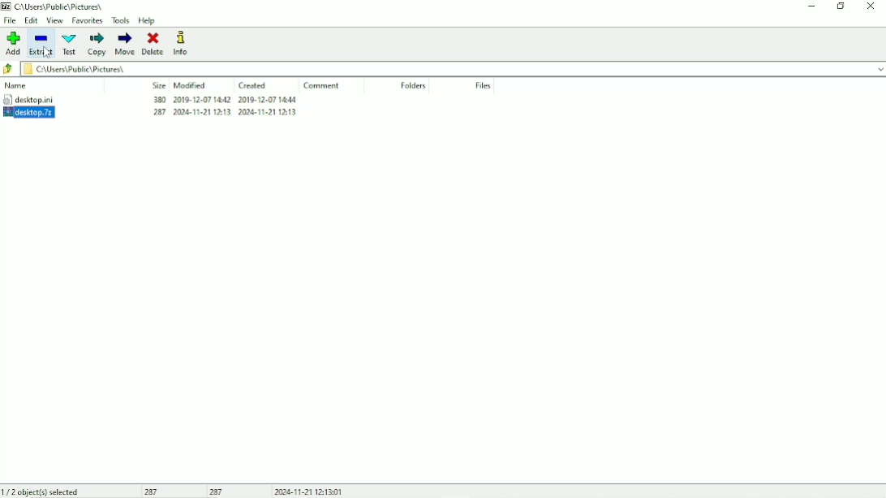  I want to click on Copy, so click(96, 44).